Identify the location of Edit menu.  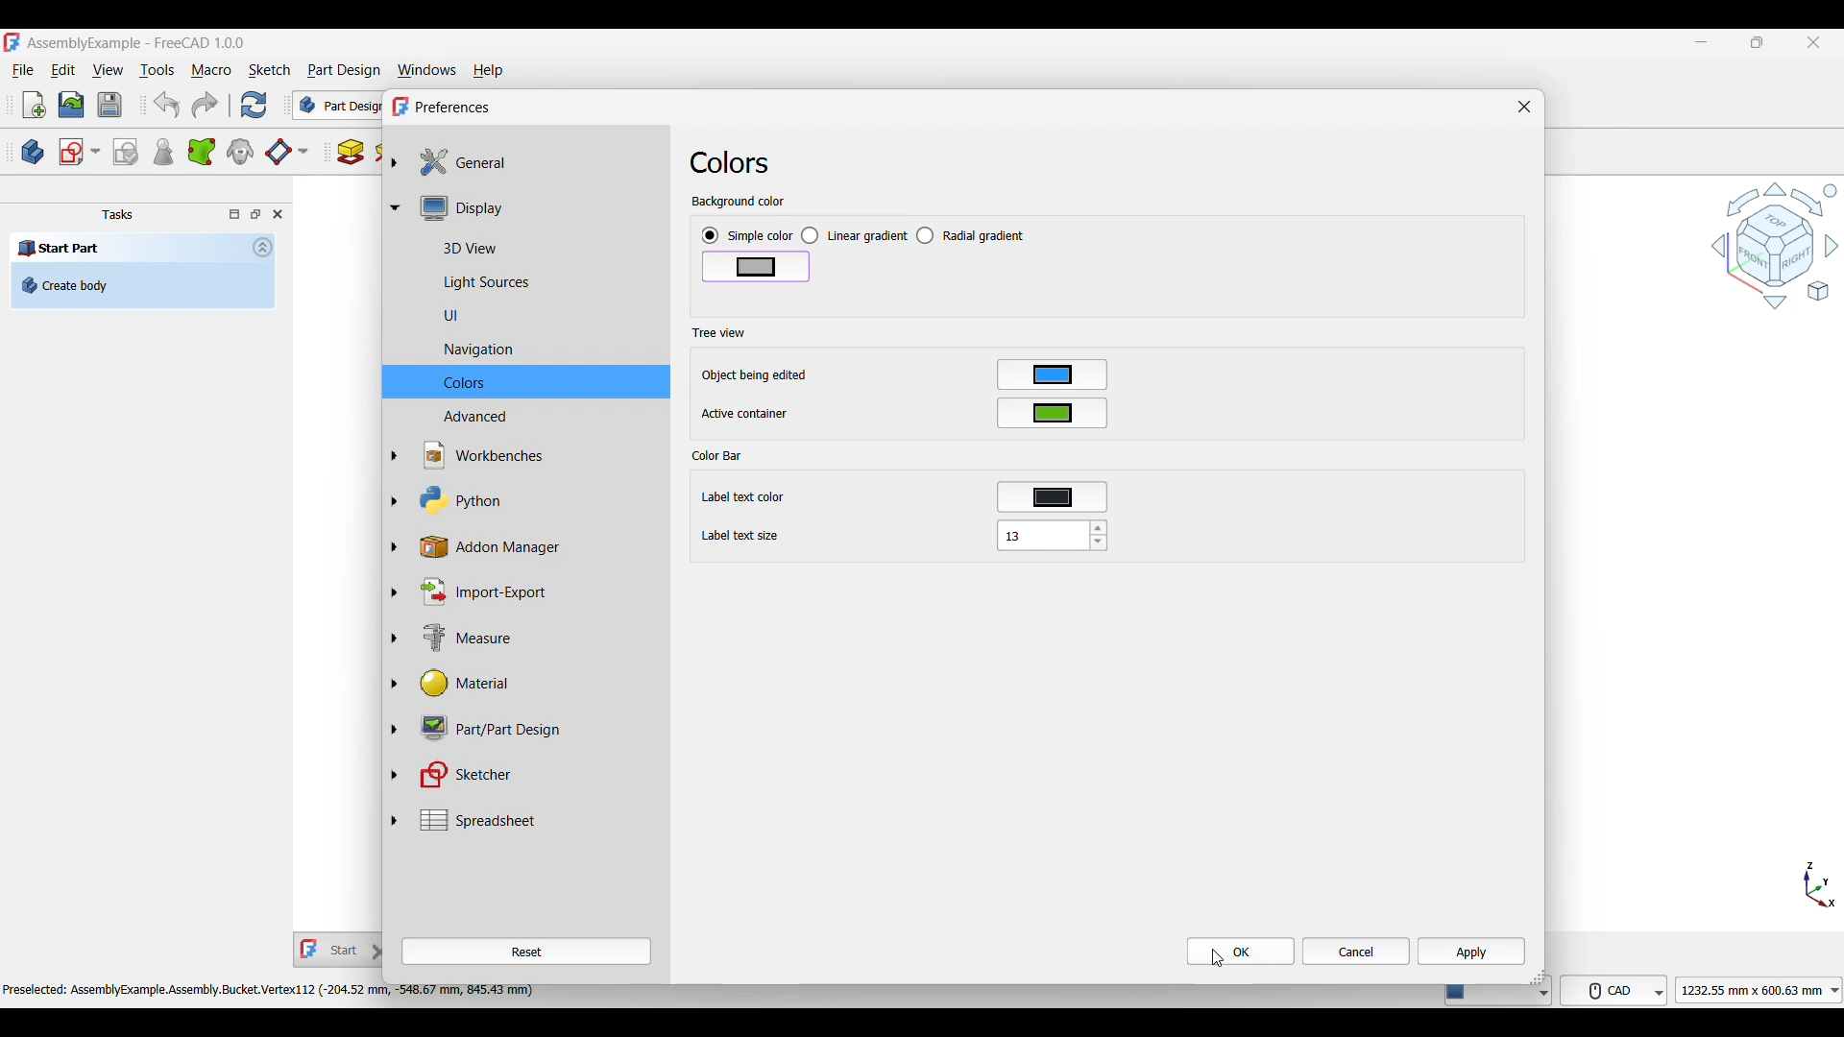
(62, 70).